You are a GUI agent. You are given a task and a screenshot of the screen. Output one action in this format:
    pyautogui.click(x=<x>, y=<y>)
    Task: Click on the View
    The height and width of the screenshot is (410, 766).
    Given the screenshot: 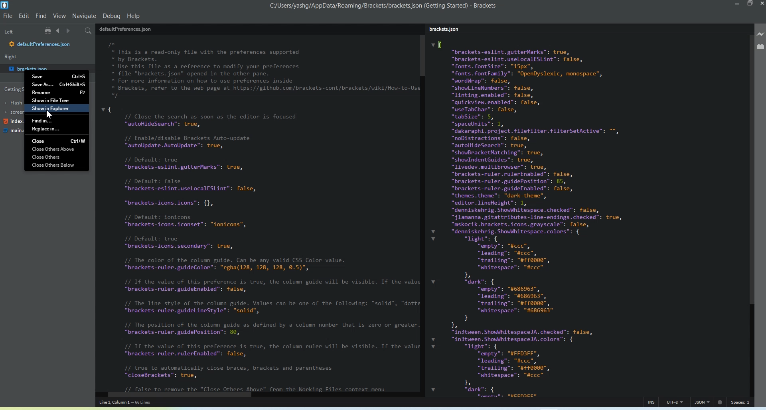 What is the action you would take?
    pyautogui.click(x=59, y=16)
    